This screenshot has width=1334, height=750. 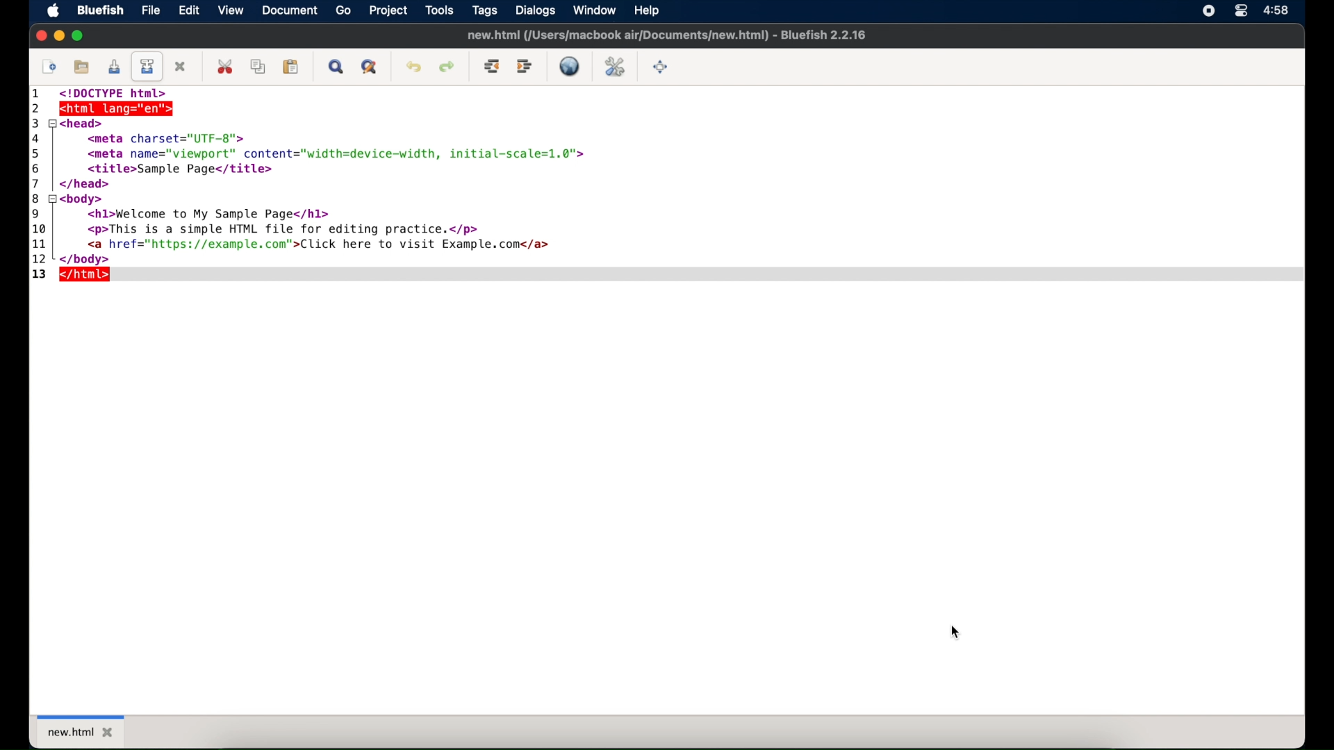 What do you see at coordinates (114, 67) in the screenshot?
I see `save current file` at bounding box center [114, 67].